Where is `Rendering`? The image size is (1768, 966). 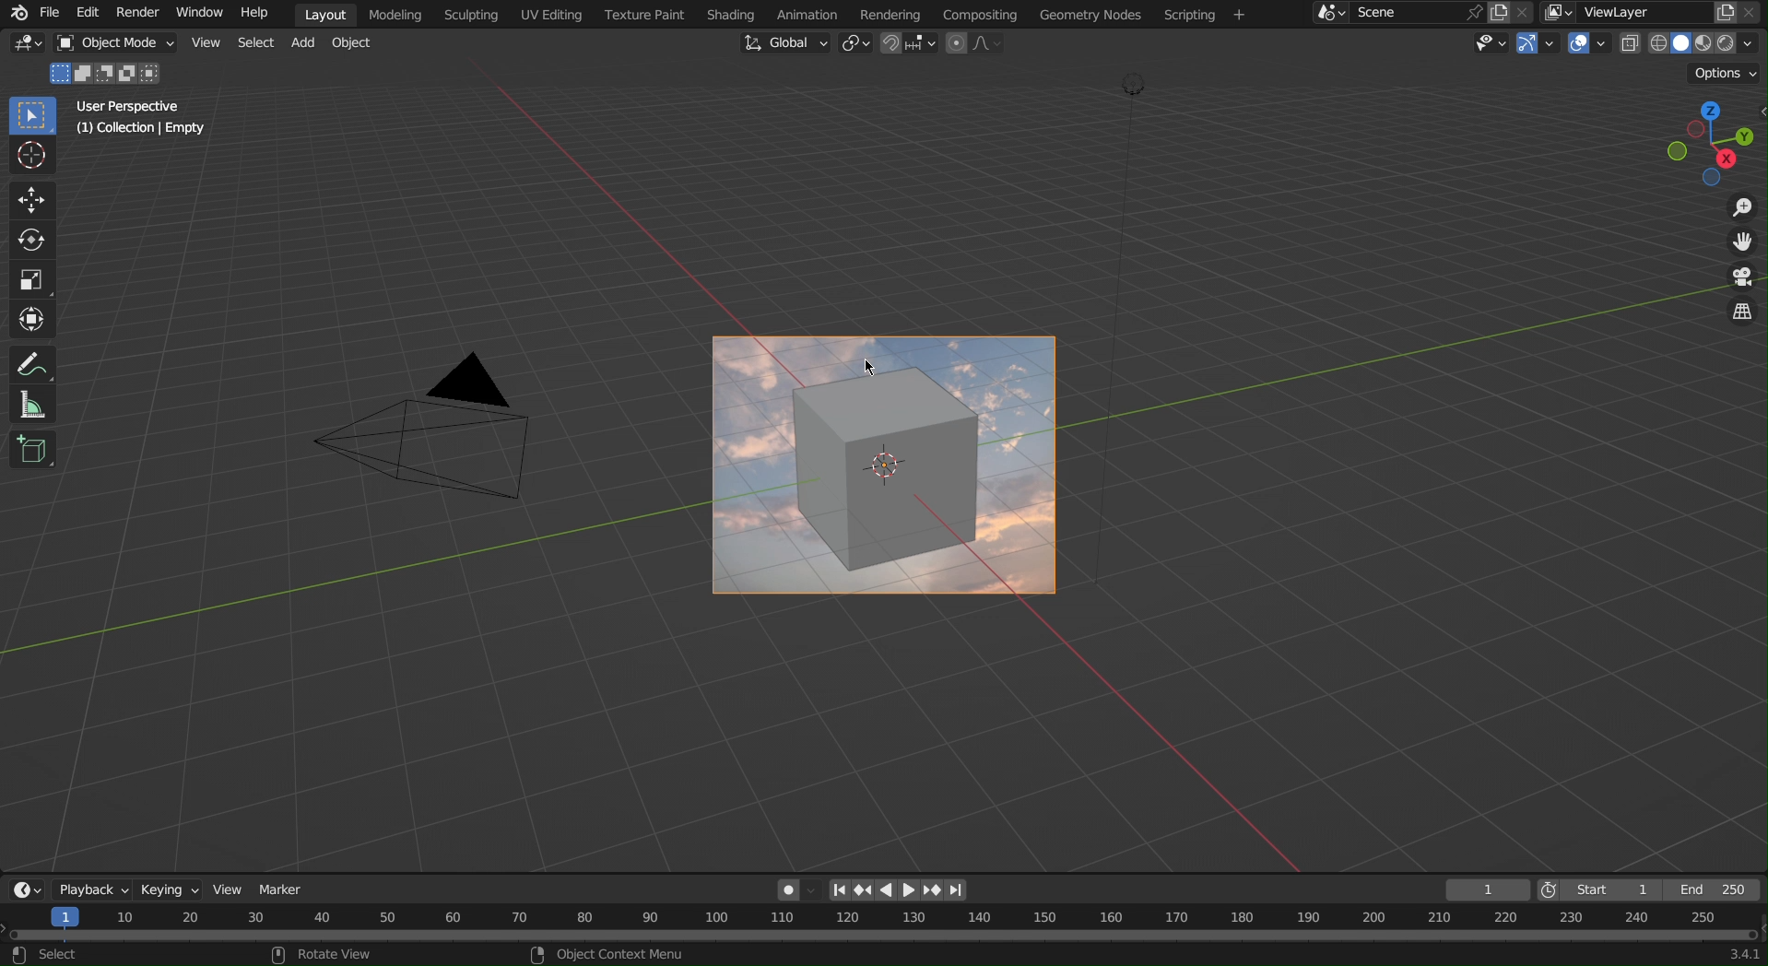
Rendering is located at coordinates (890, 12).